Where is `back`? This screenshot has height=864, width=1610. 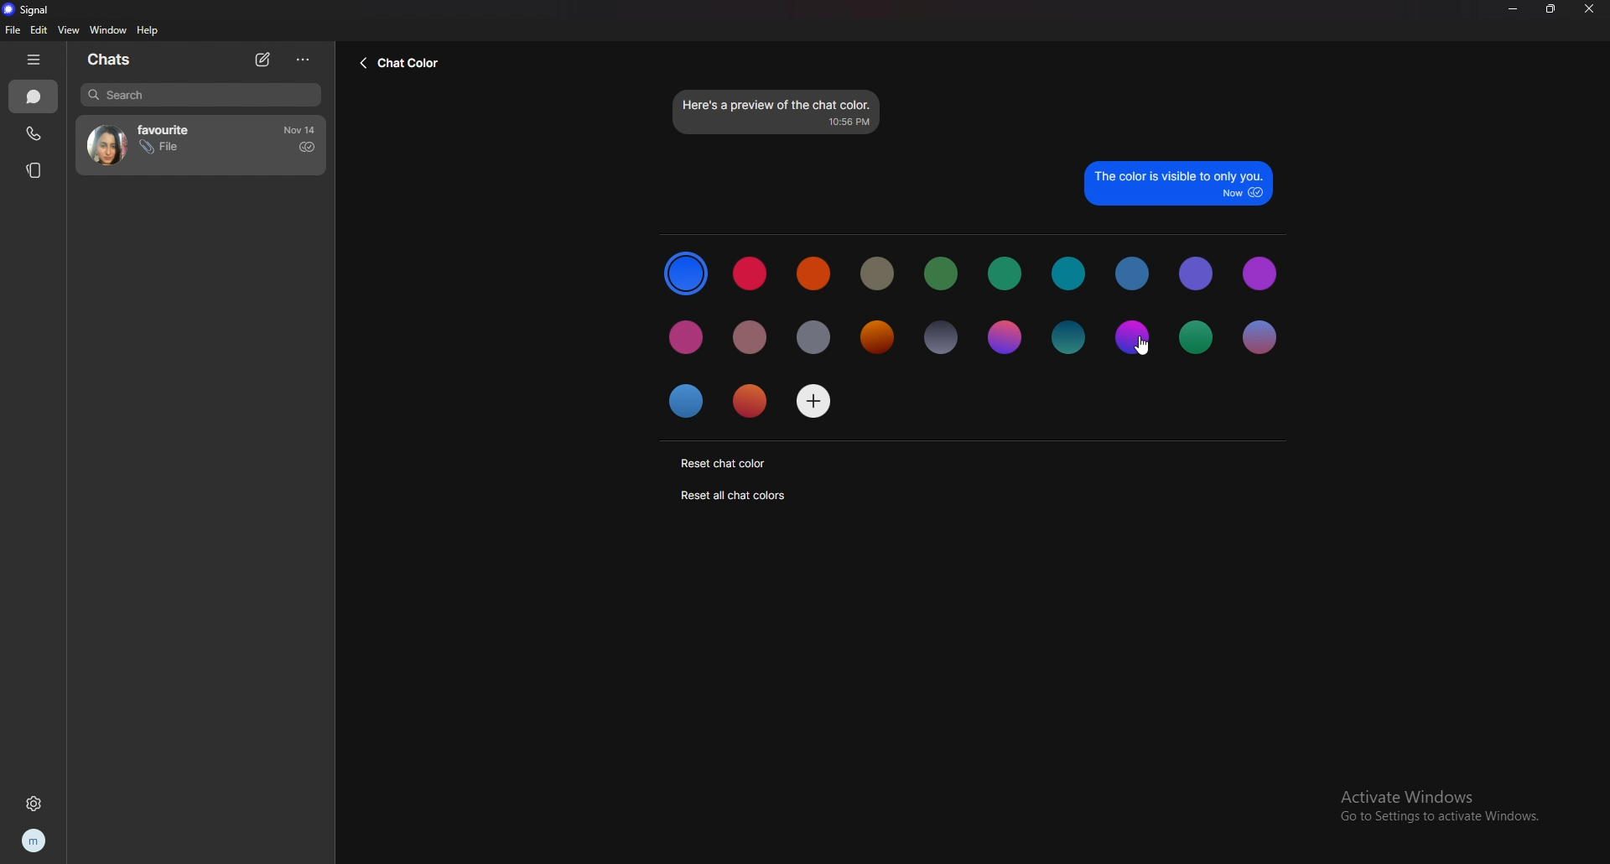
back is located at coordinates (404, 65).